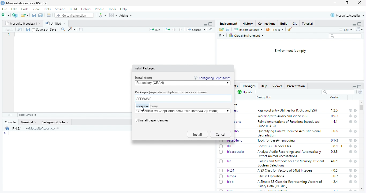 The width and height of the screenshot is (366, 193). I want to click on web, so click(351, 110).